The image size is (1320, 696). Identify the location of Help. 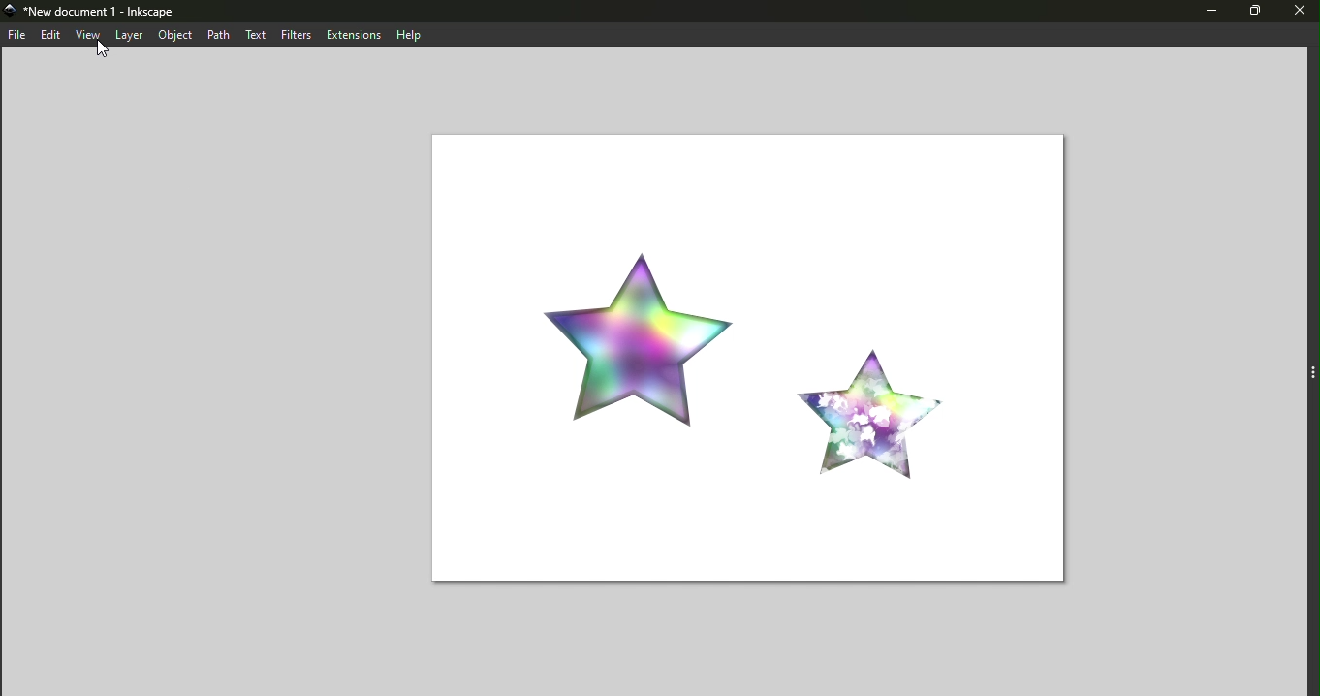
(412, 34).